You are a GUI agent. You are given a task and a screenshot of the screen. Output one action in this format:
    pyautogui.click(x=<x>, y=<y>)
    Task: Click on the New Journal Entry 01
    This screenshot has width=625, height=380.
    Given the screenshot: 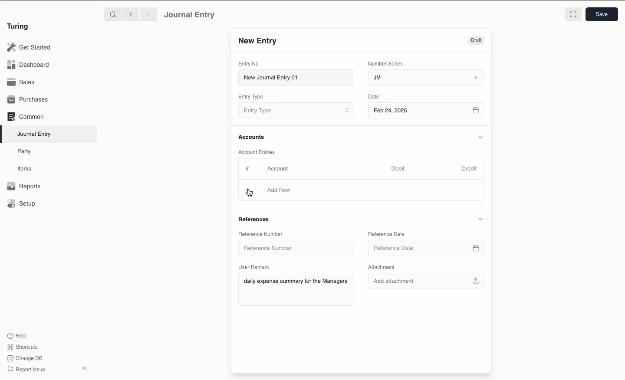 What is the action you would take?
    pyautogui.click(x=296, y=77)
    